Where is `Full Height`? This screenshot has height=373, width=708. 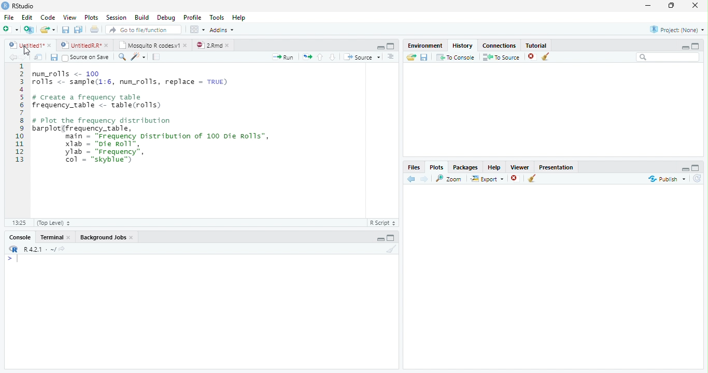 Full Height is located at coordinates (697, 168).